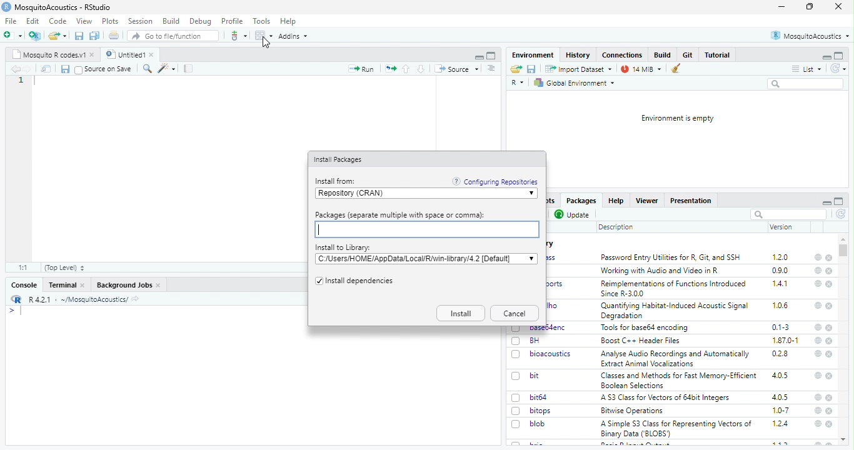 The image size is (854, 450). Describe the element at coordinates (28, 69) in the screenshot. I see `forward` at that location.